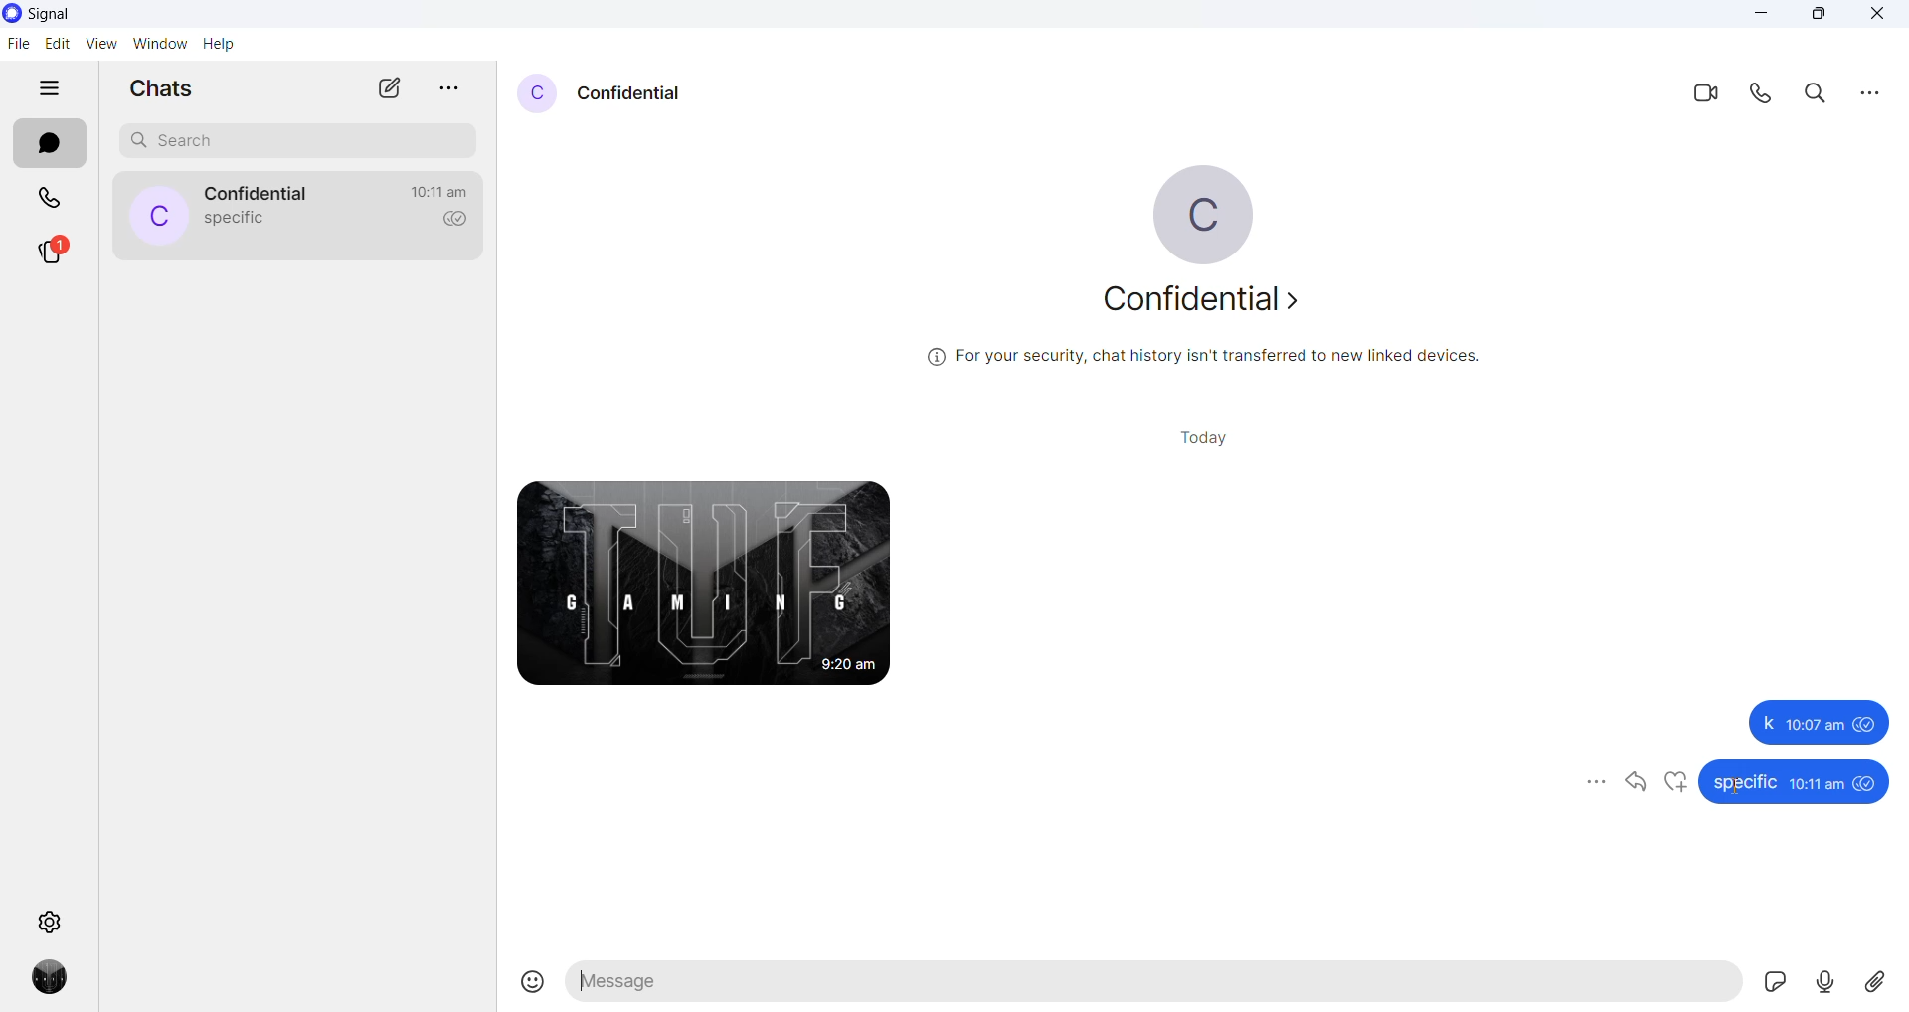 The image size is (1909, 1012). I want to click on voice mail, so click(1827, 981).